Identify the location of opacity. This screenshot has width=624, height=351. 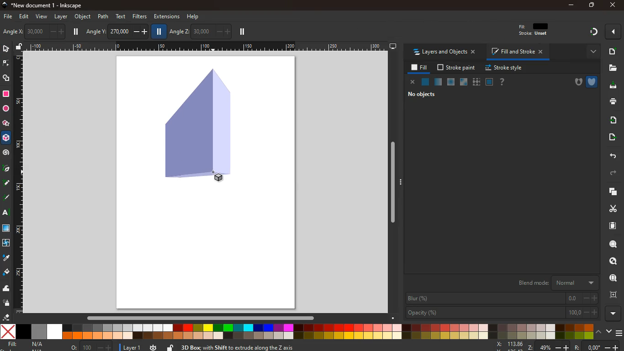
(437, 82).